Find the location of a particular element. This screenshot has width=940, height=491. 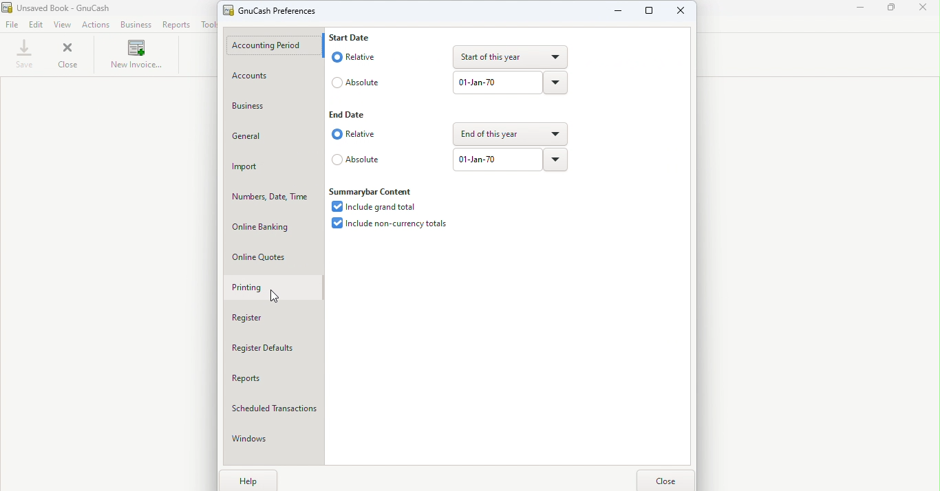

Numbers, Date, Time is located at coordinates (274, 195).